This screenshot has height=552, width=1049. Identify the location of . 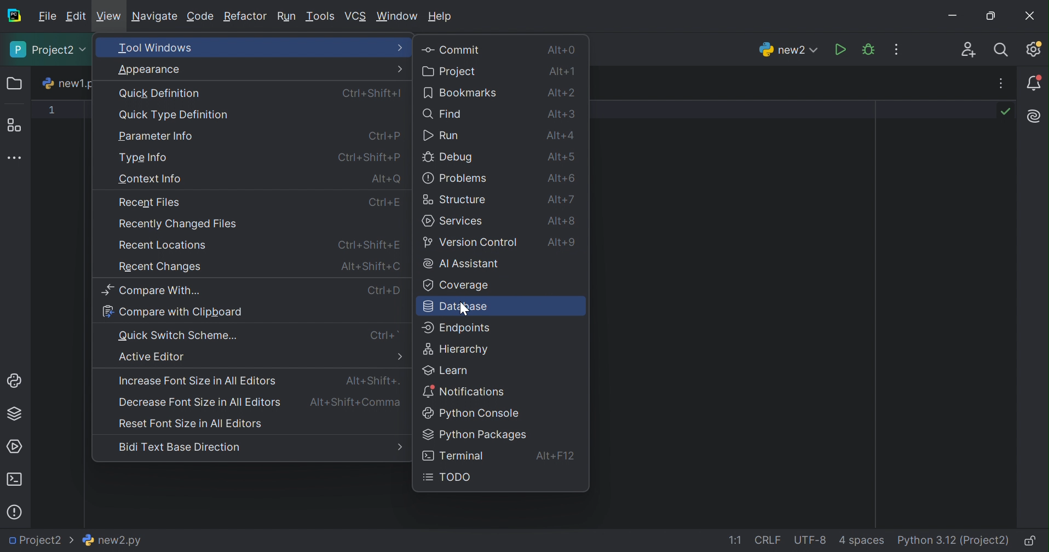
(15, 83).